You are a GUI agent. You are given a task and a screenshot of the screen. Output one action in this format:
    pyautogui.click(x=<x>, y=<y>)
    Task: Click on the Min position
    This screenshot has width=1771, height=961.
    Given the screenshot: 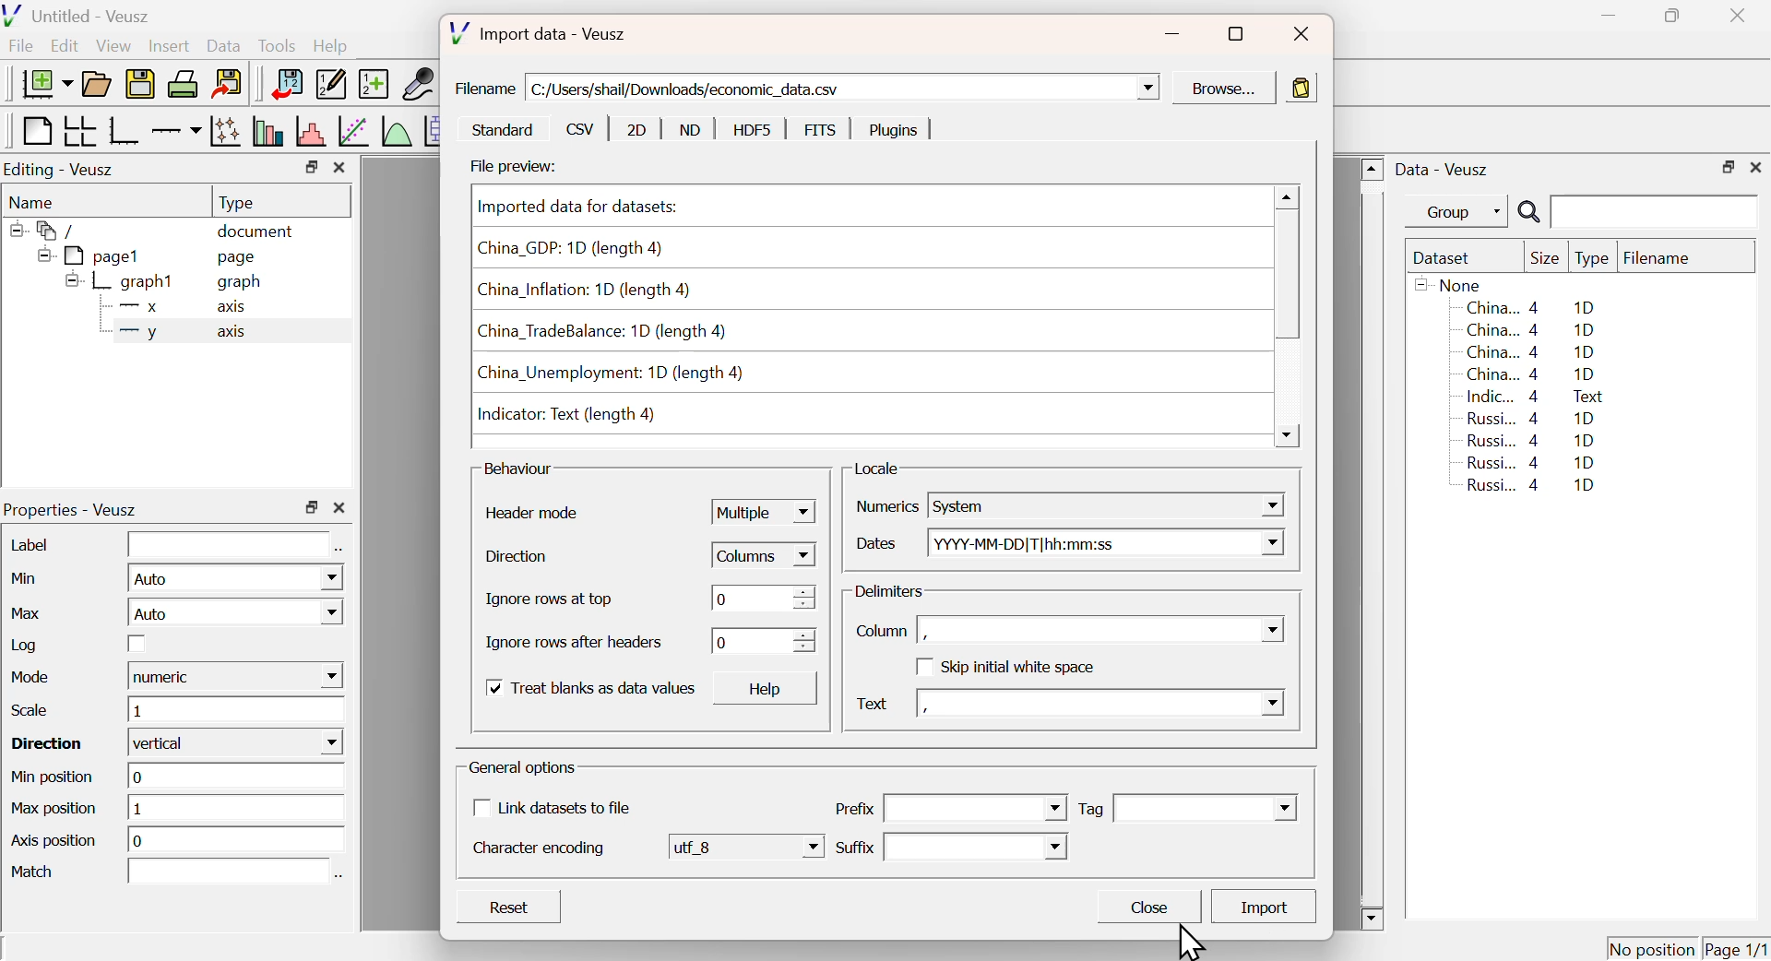 What is the action you would take?
    pyautogui.click(x=55, y=777)
    